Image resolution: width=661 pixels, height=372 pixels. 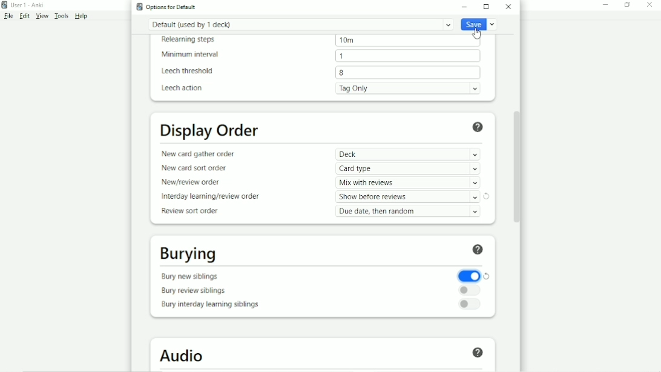 What do you see at coordinates (410, 211) in the screenshot?
I see `Due date, then random` at bounding box center [410, 211].